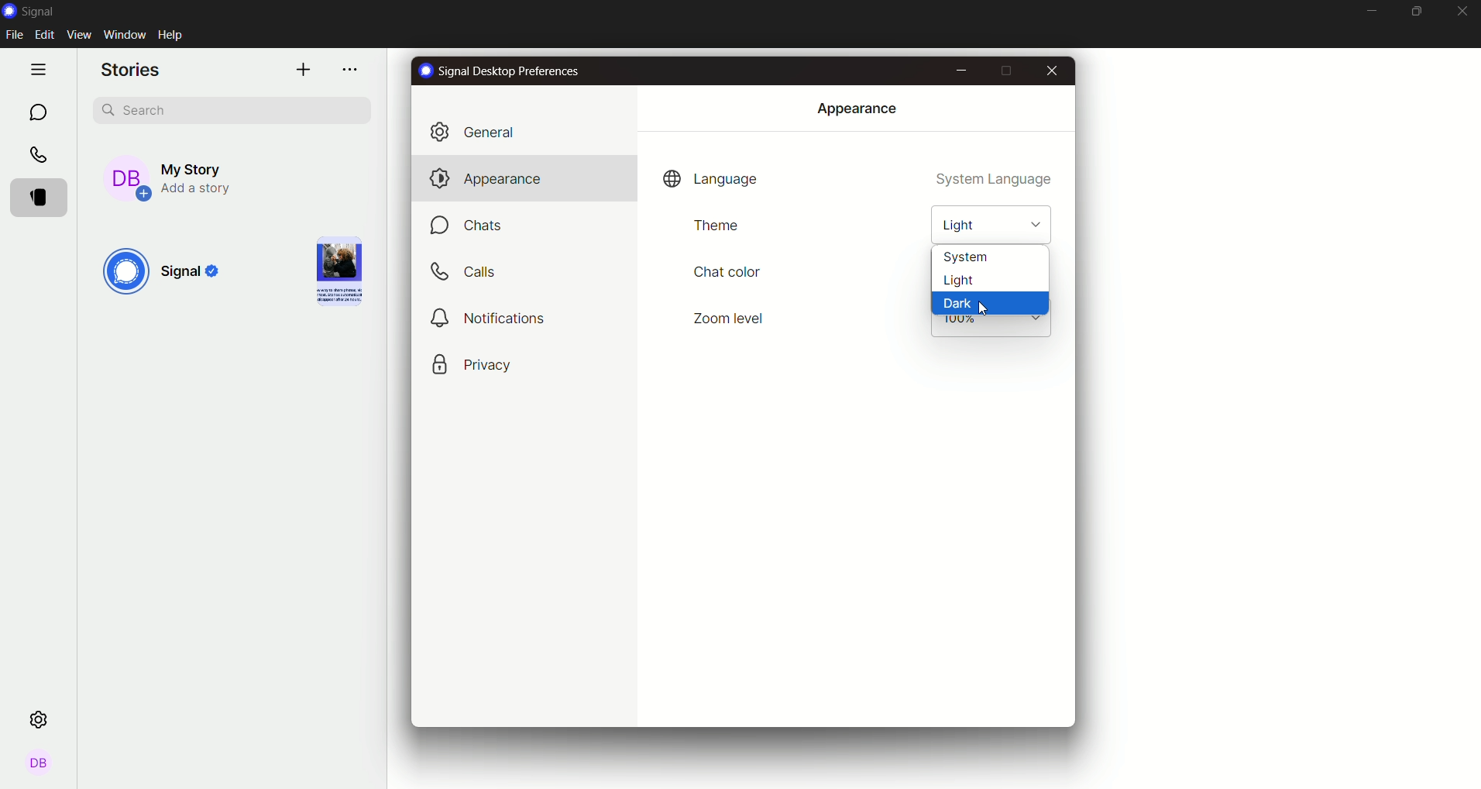 This screenshot has height=789, width=1481. Describe the element at coordinates (41, 68) in the screenshot. I see `hide tabs` at that location.